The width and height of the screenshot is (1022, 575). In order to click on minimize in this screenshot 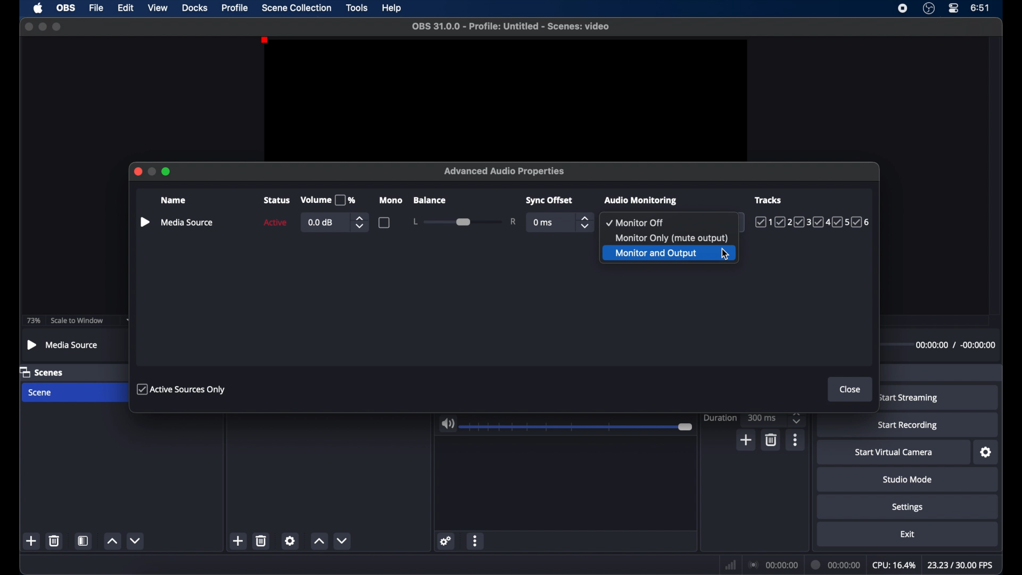, I will do `click(151, 172)`.